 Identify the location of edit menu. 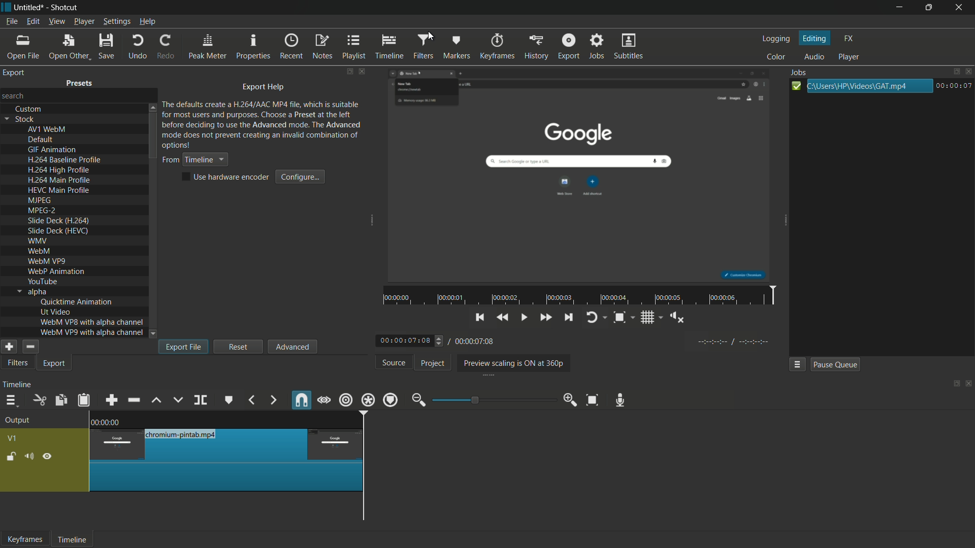
(32, 21).